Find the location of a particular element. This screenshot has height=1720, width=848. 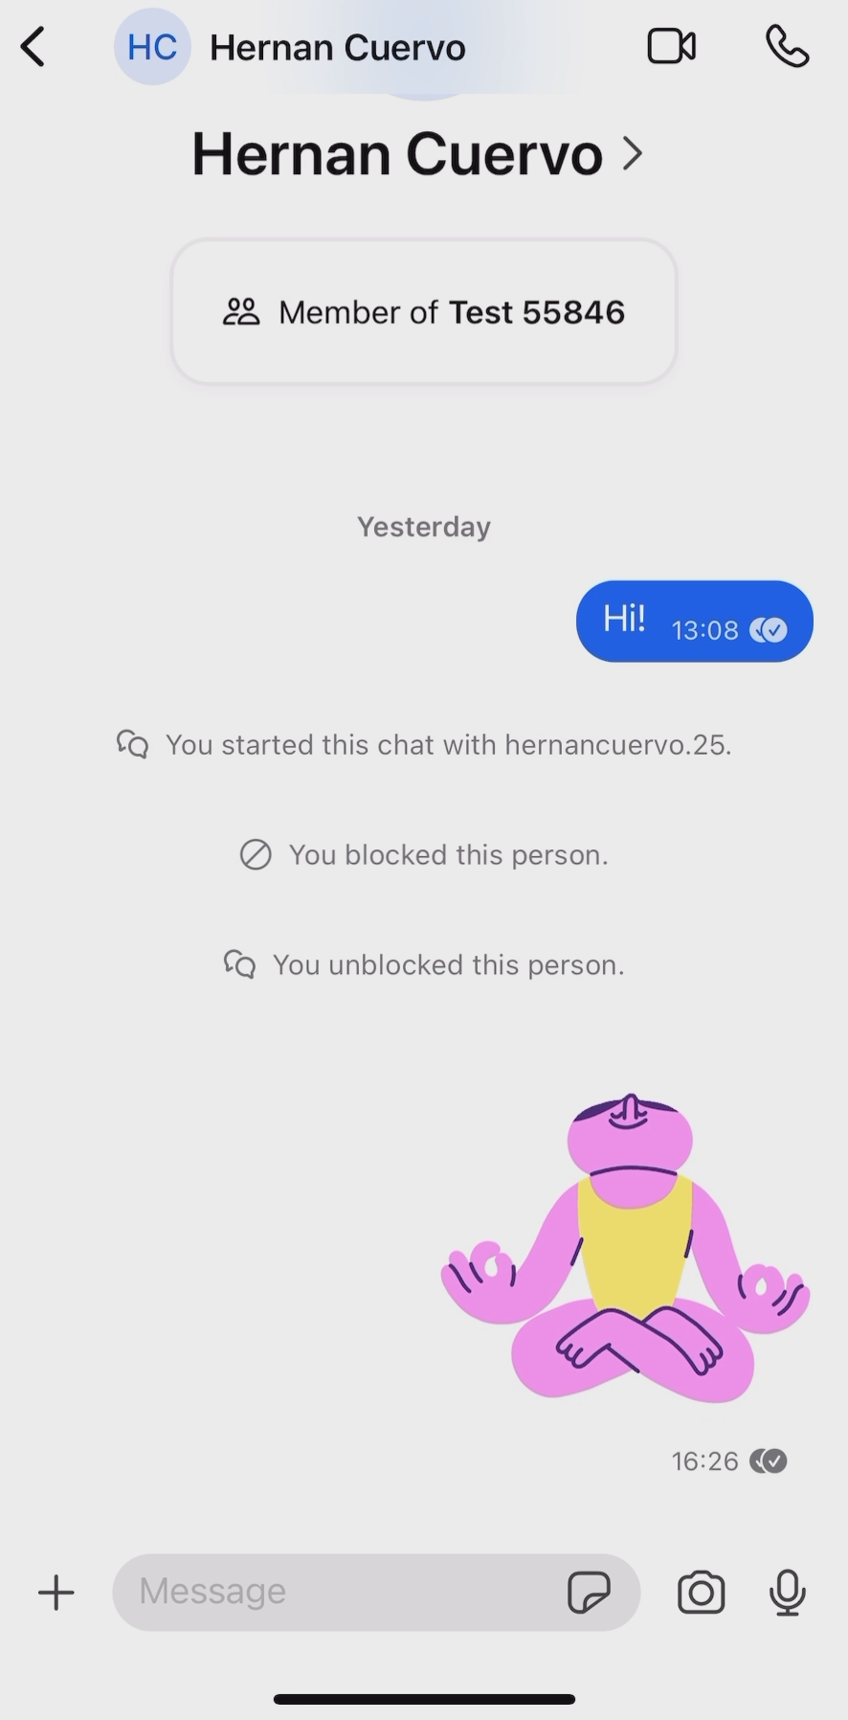

navigate back is located at coordinates (33, 47).